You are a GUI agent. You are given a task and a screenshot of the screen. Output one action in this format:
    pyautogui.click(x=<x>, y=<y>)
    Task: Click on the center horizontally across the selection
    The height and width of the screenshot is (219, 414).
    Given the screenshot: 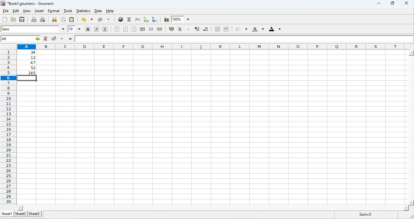 What is the action you would take?
    pyautogui.click(x=142, y=29)
    